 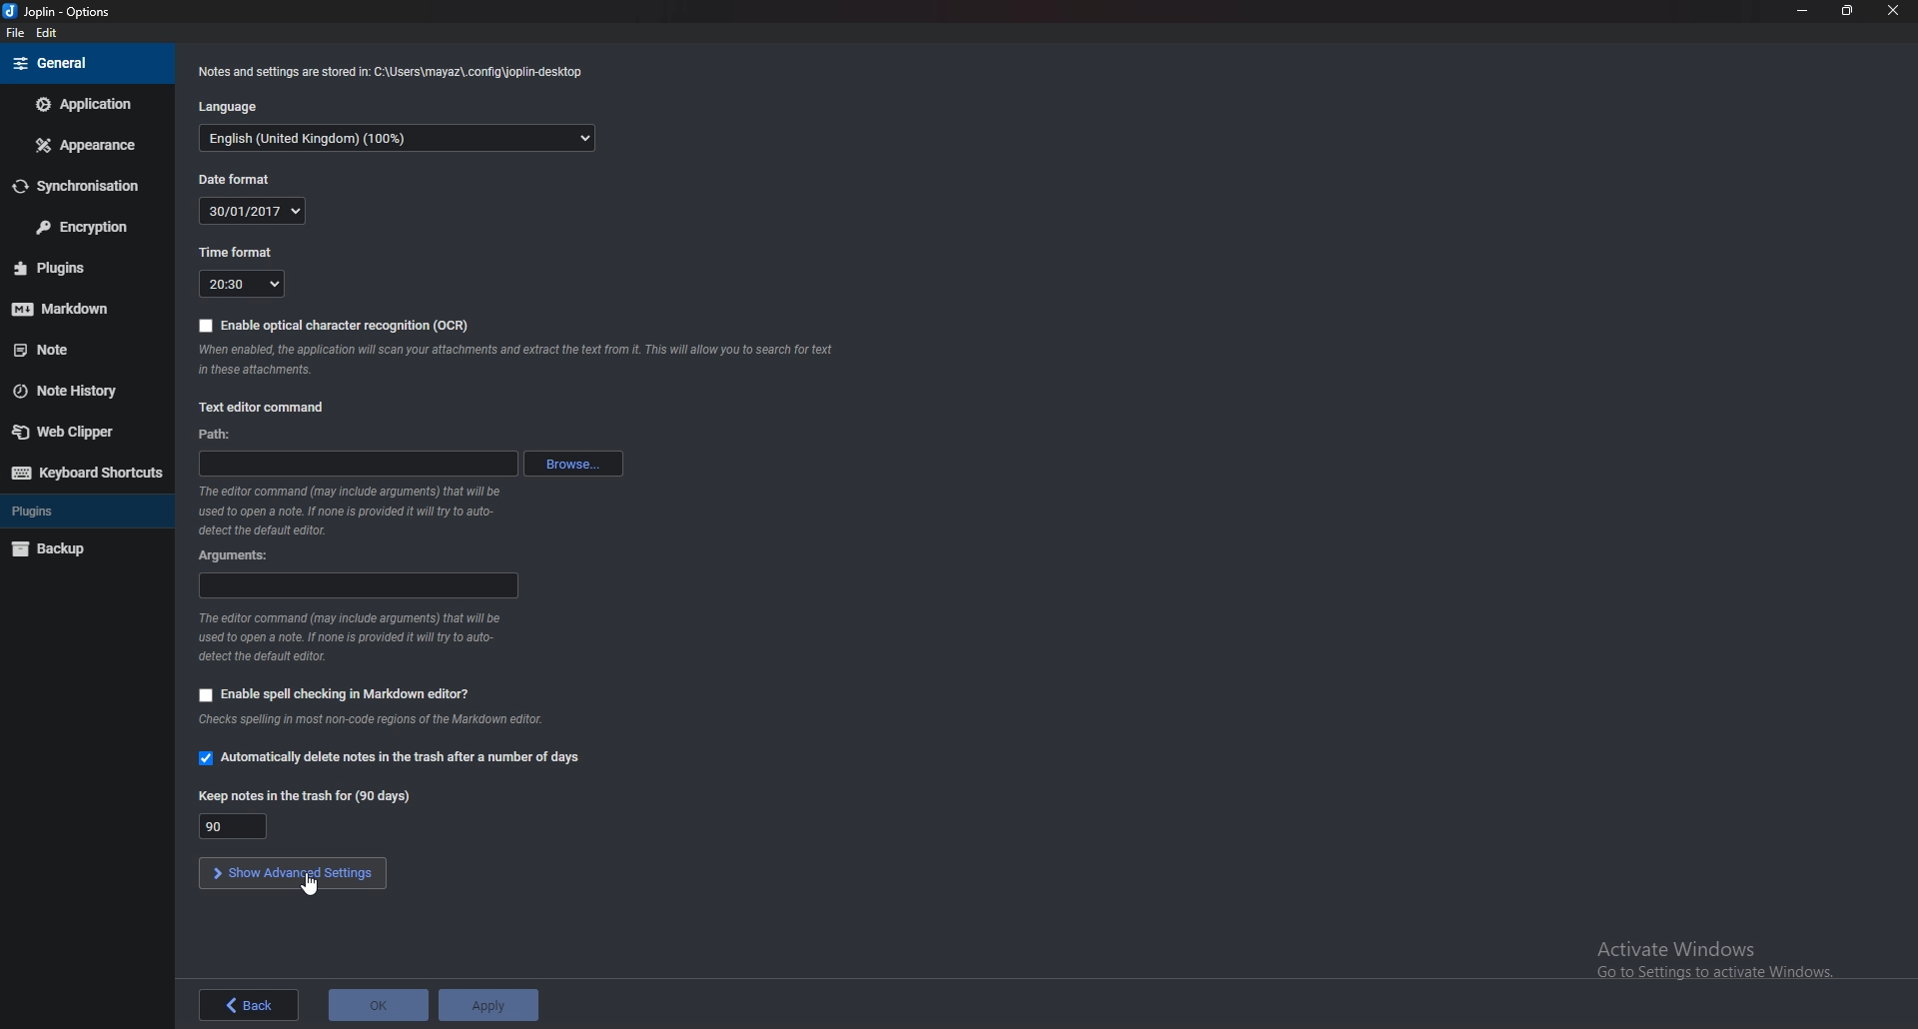 I want to click on Note history, so click(x=77, y=393).